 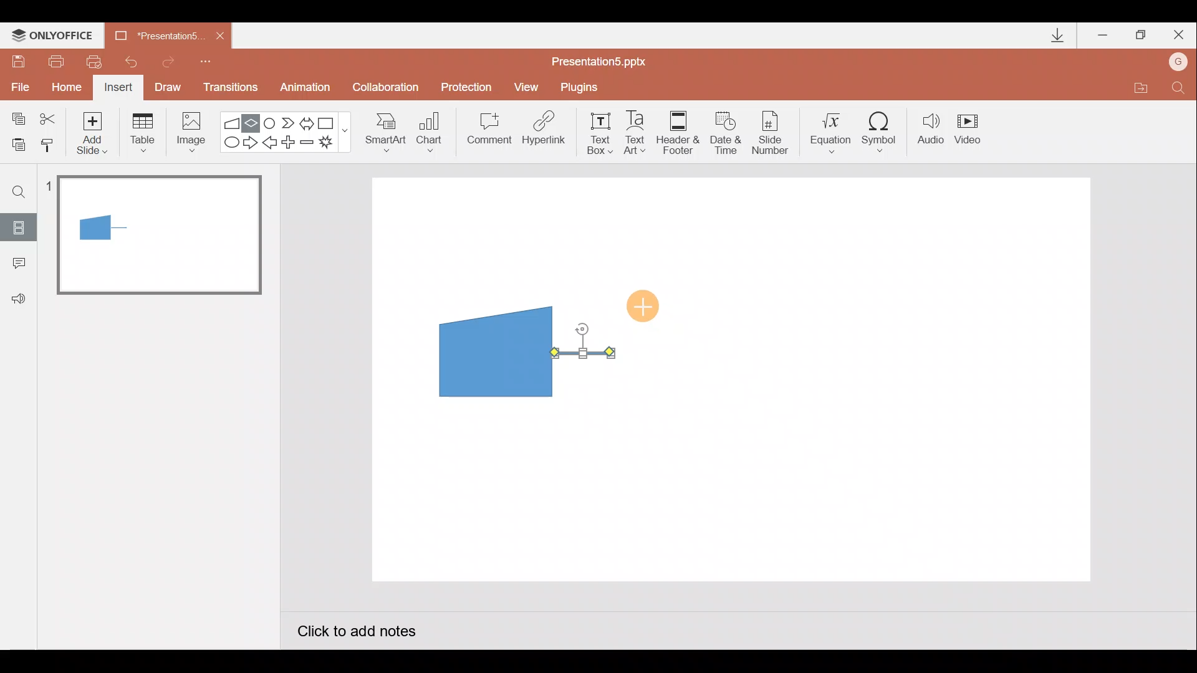 I want to click on Transitions, so click(x=228, y=88).